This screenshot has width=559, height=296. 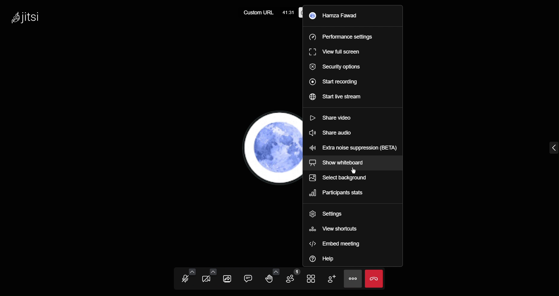 I want to click on View shortcuts, so click(x=333, y=229).